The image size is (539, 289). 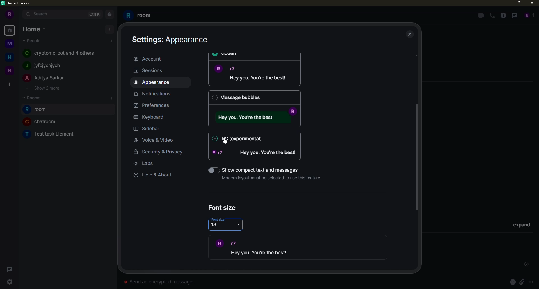 What do you see at coordinates (150, 94) in the screenshot?
I see `notifications` at bounding box center [150, 94].